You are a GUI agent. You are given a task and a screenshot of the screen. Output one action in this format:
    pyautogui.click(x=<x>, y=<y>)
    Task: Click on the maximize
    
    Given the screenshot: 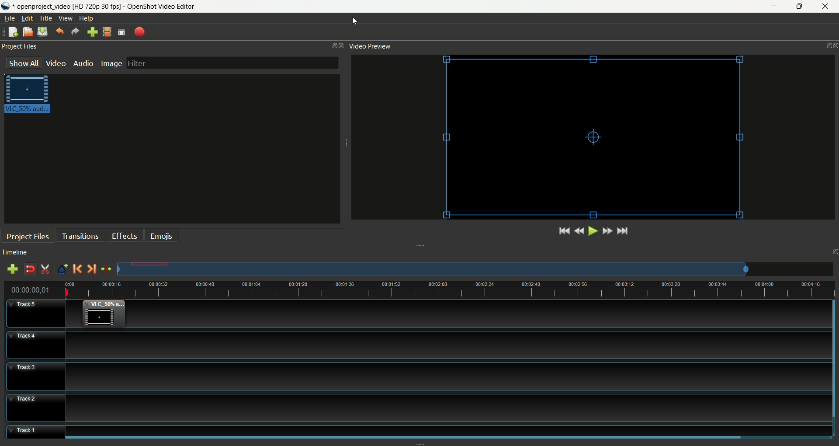 What is the action you would take?
    pyautogui.click(x=799, y=7)
    